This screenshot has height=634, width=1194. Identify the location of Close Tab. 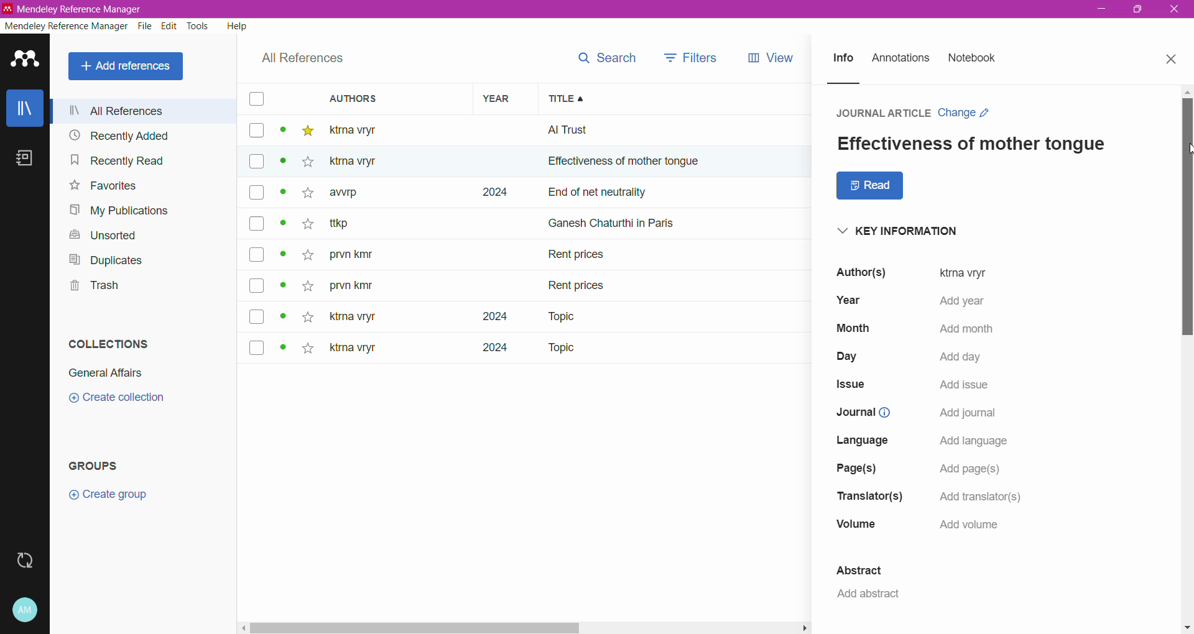
(1173, 60).